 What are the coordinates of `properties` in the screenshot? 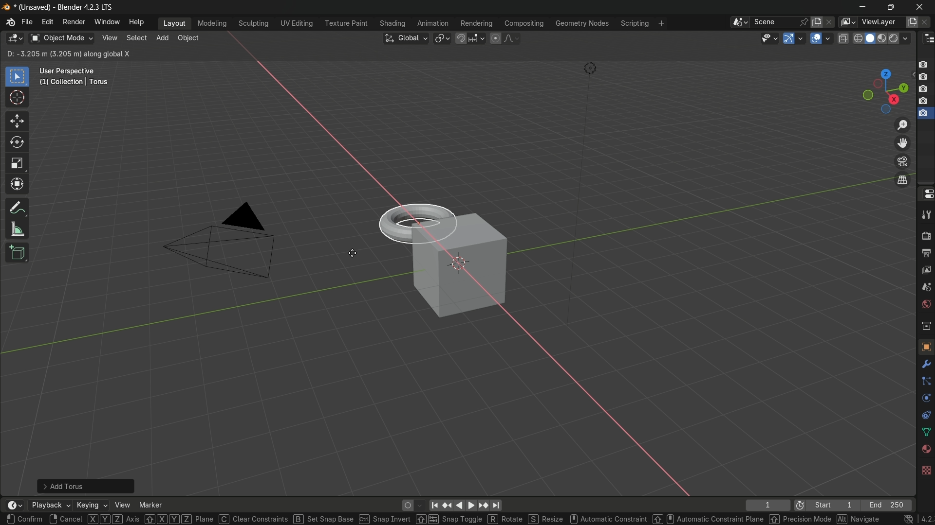 It's located at (926, 193).